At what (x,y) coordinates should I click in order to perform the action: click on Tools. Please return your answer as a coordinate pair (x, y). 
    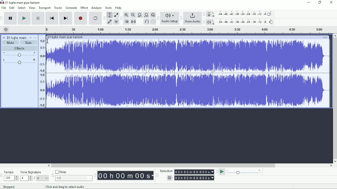
    Looking at the image, I should click on (108, 8).